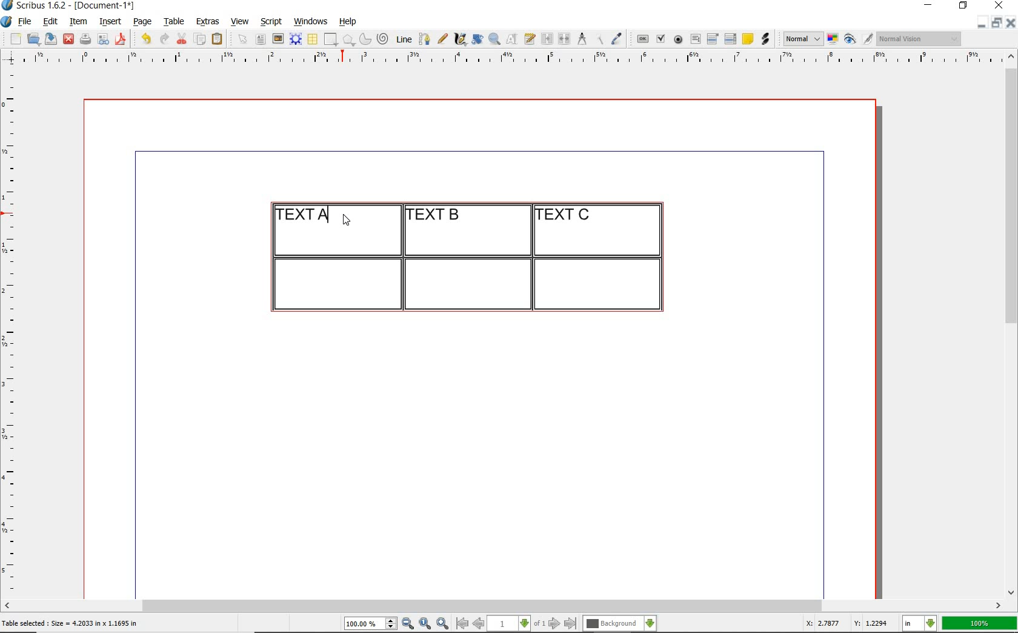 The width and height of the screenshot is (1018, 633). What do you see at coordinates (920, 624) in the screenshot?
I see `select the current unit` at bounding box center [920, 624].